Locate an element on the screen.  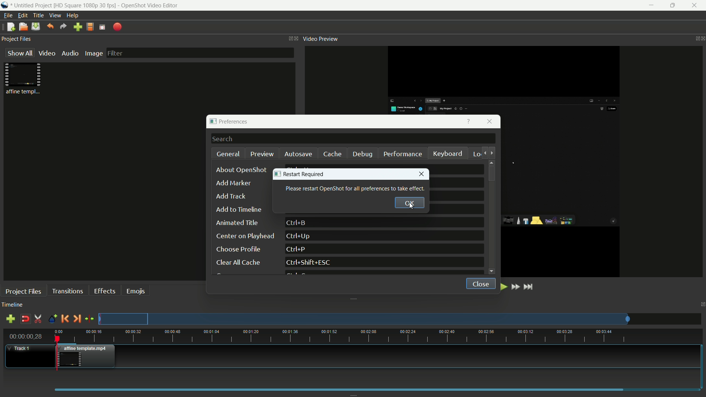
next marker is located at coordinates (77, 318).